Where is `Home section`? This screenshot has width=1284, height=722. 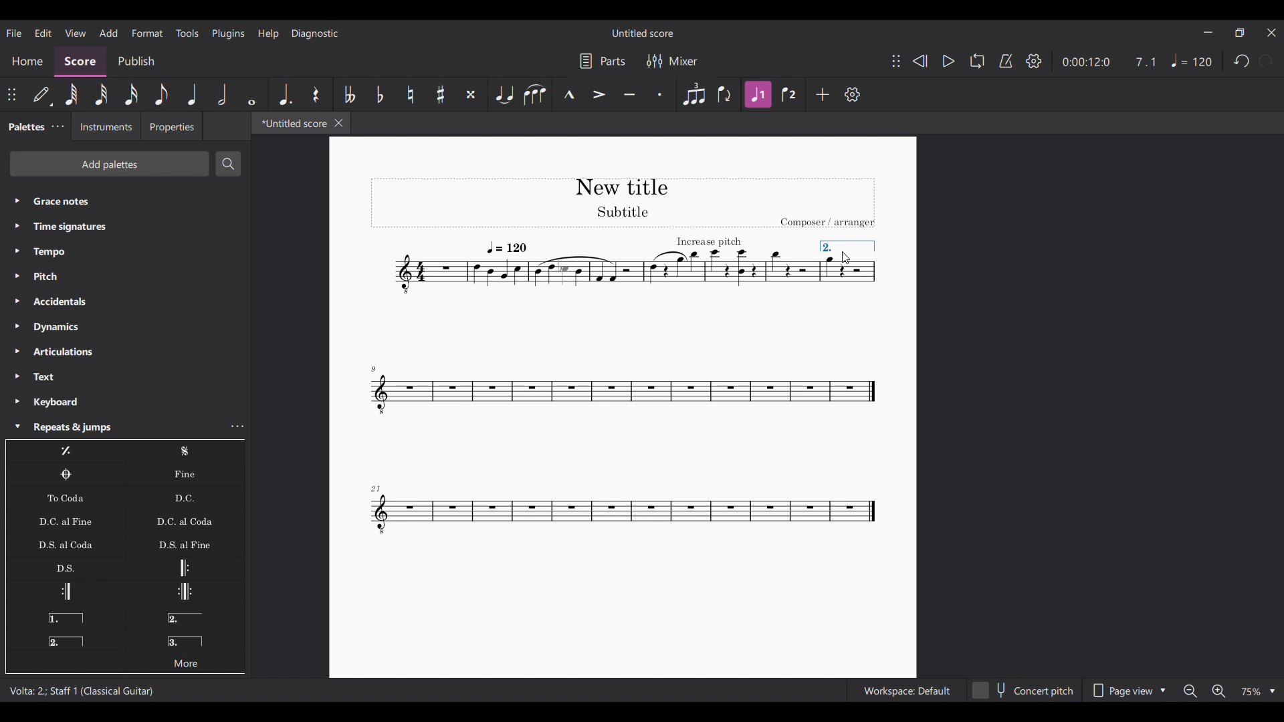 Home section is located at coordinates (27, 61).